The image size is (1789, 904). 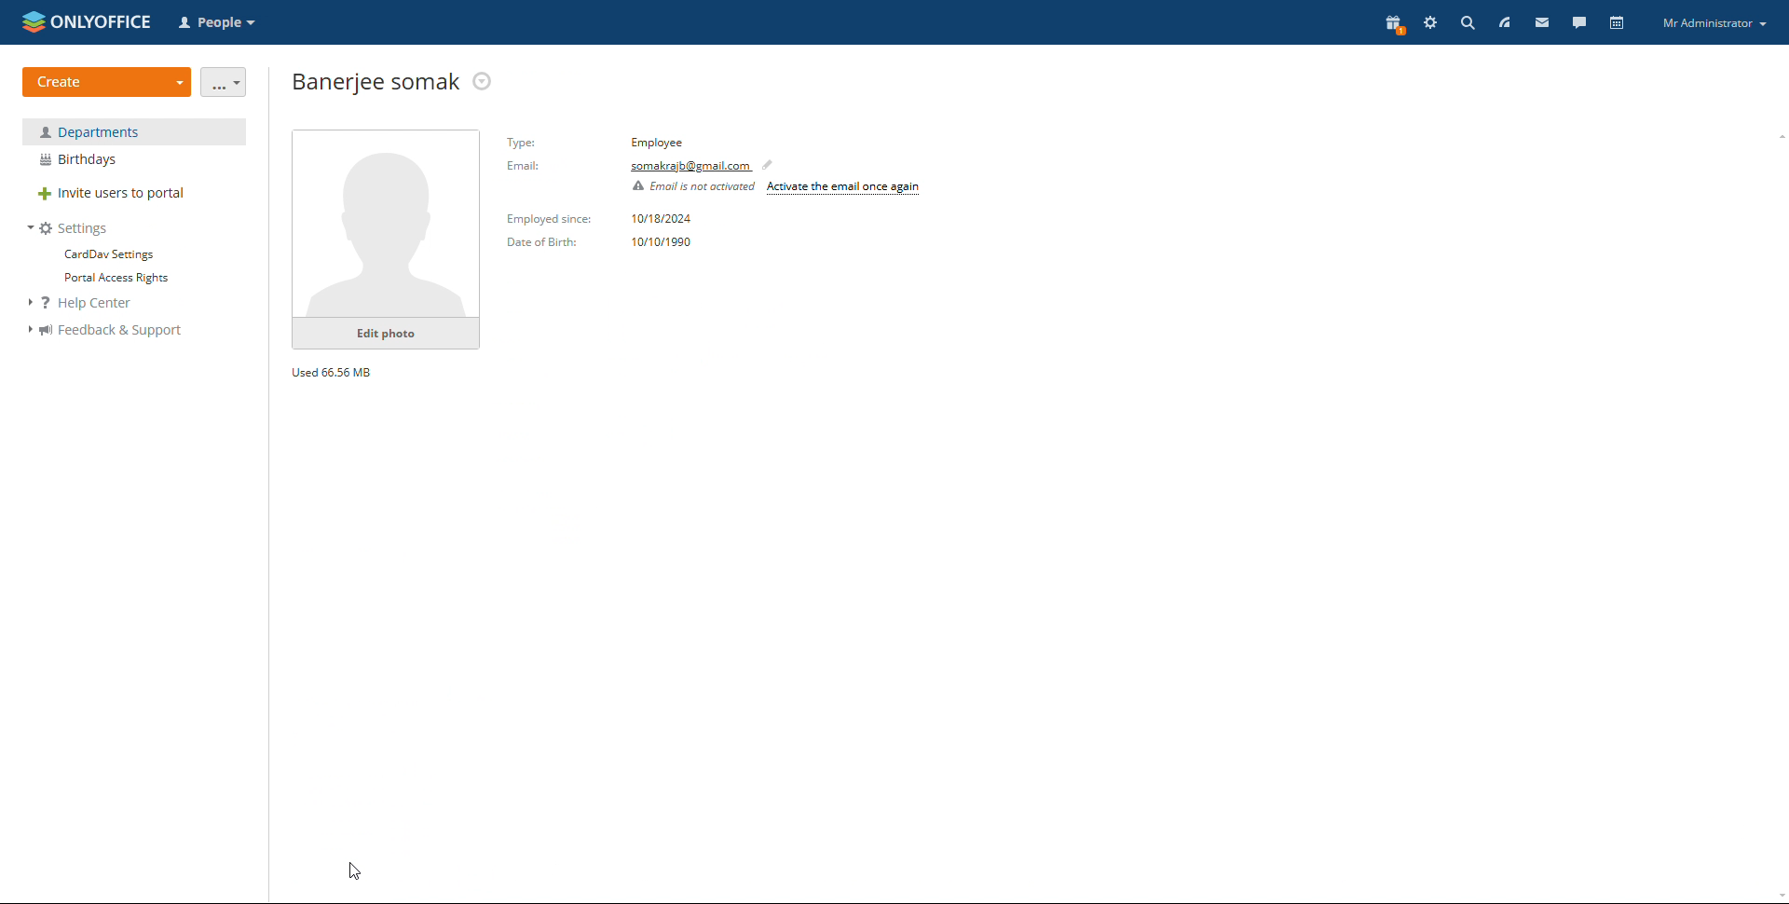 I want to click on department, so click(x=134, y=131).